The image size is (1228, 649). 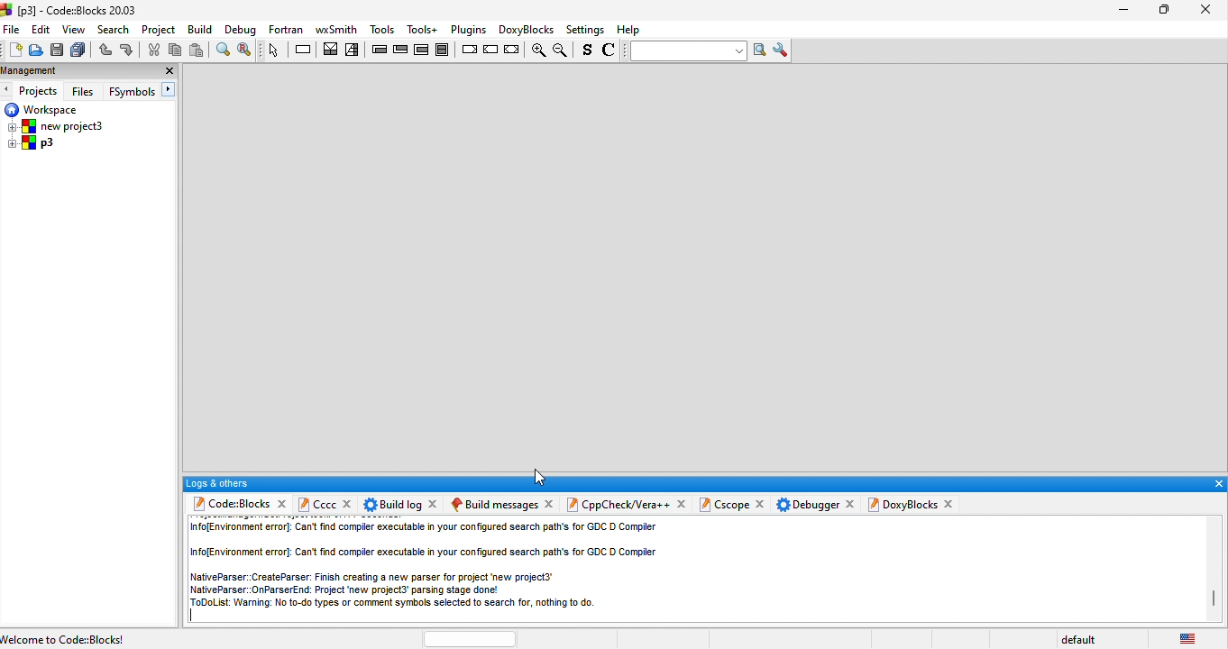 What do you see at coordinates (1214, 599) in the screenshot?
I see `vertical scroll down` at bounding box center [1214, 599].